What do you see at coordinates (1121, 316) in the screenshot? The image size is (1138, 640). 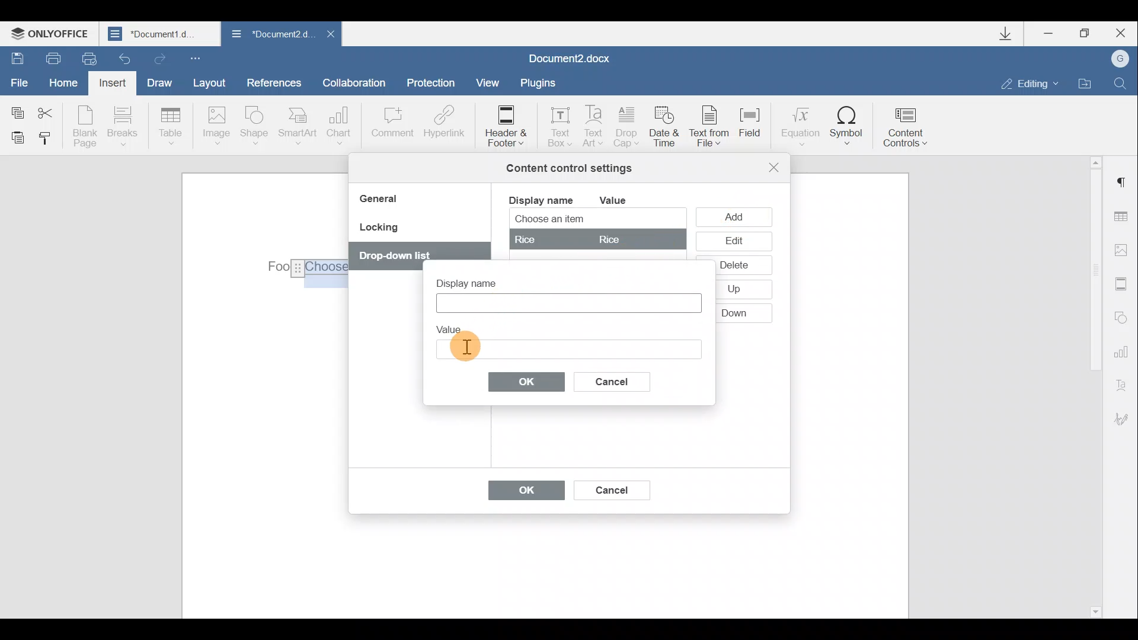 I see `Shapes settings` at bounding box center [1121, 316].